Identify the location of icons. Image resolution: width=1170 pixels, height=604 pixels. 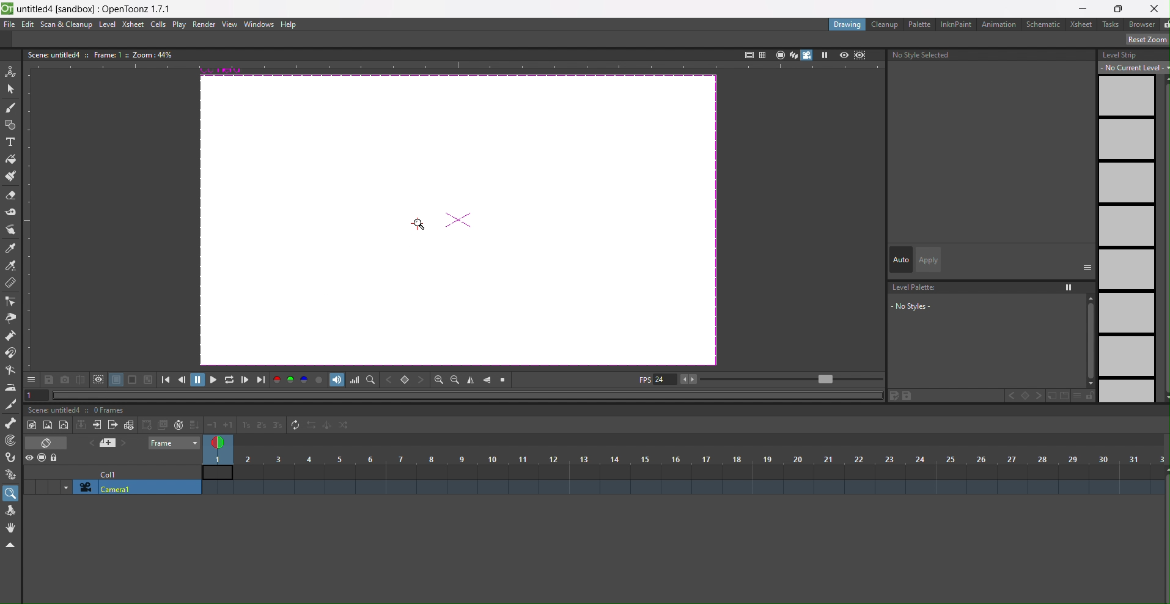
(767, 54).